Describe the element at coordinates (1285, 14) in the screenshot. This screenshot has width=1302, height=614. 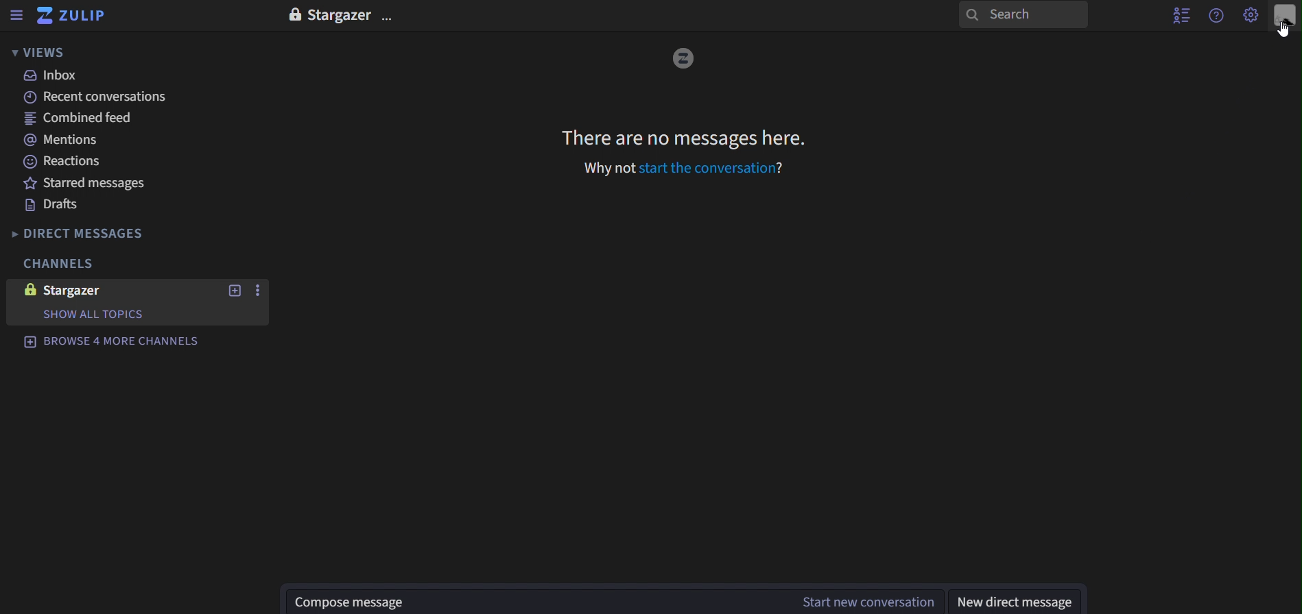
I see `personal menu` at that location.